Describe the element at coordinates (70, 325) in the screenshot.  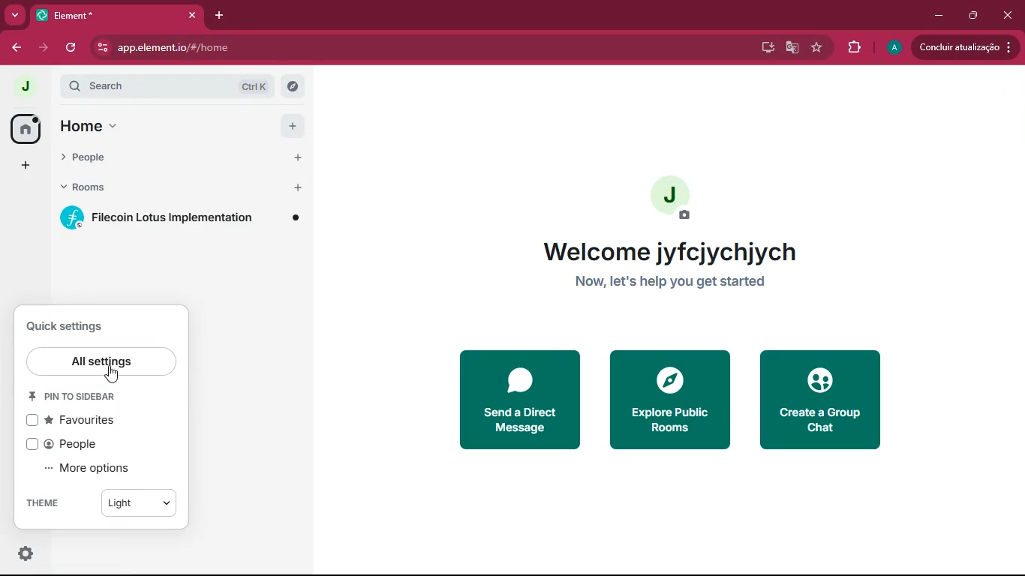
I see `quick settings` at that location.